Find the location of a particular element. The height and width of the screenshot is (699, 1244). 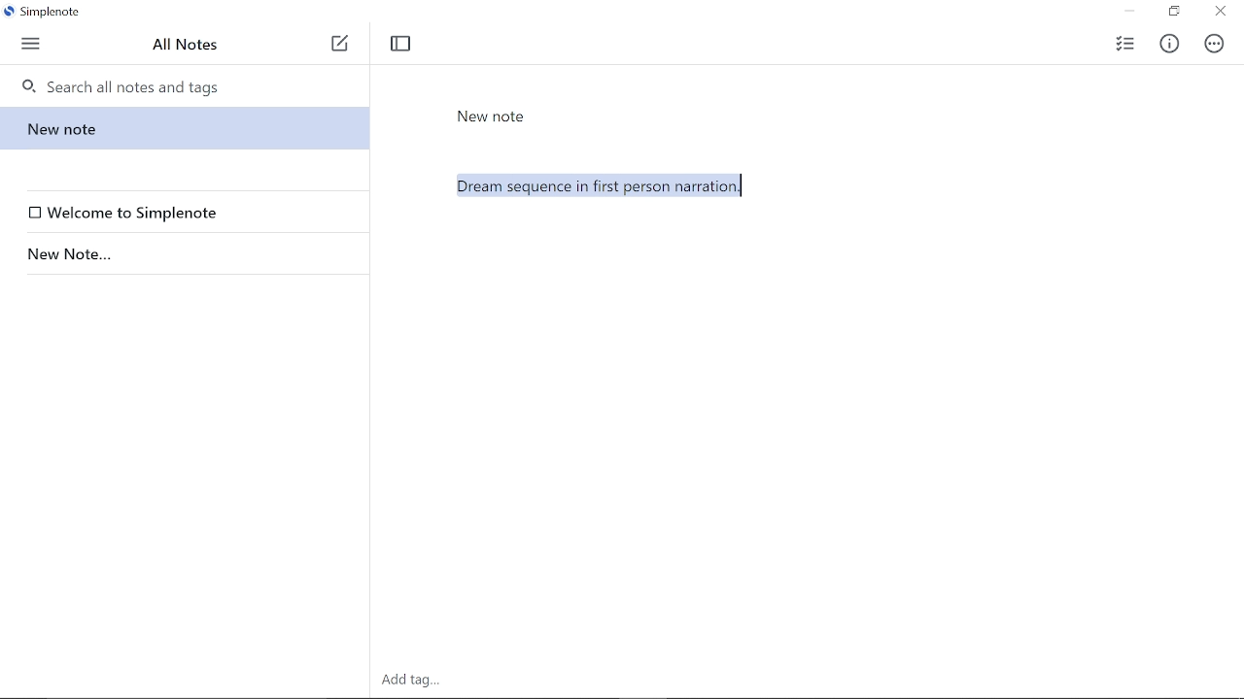

Menu is located at coordinates (32, 42).